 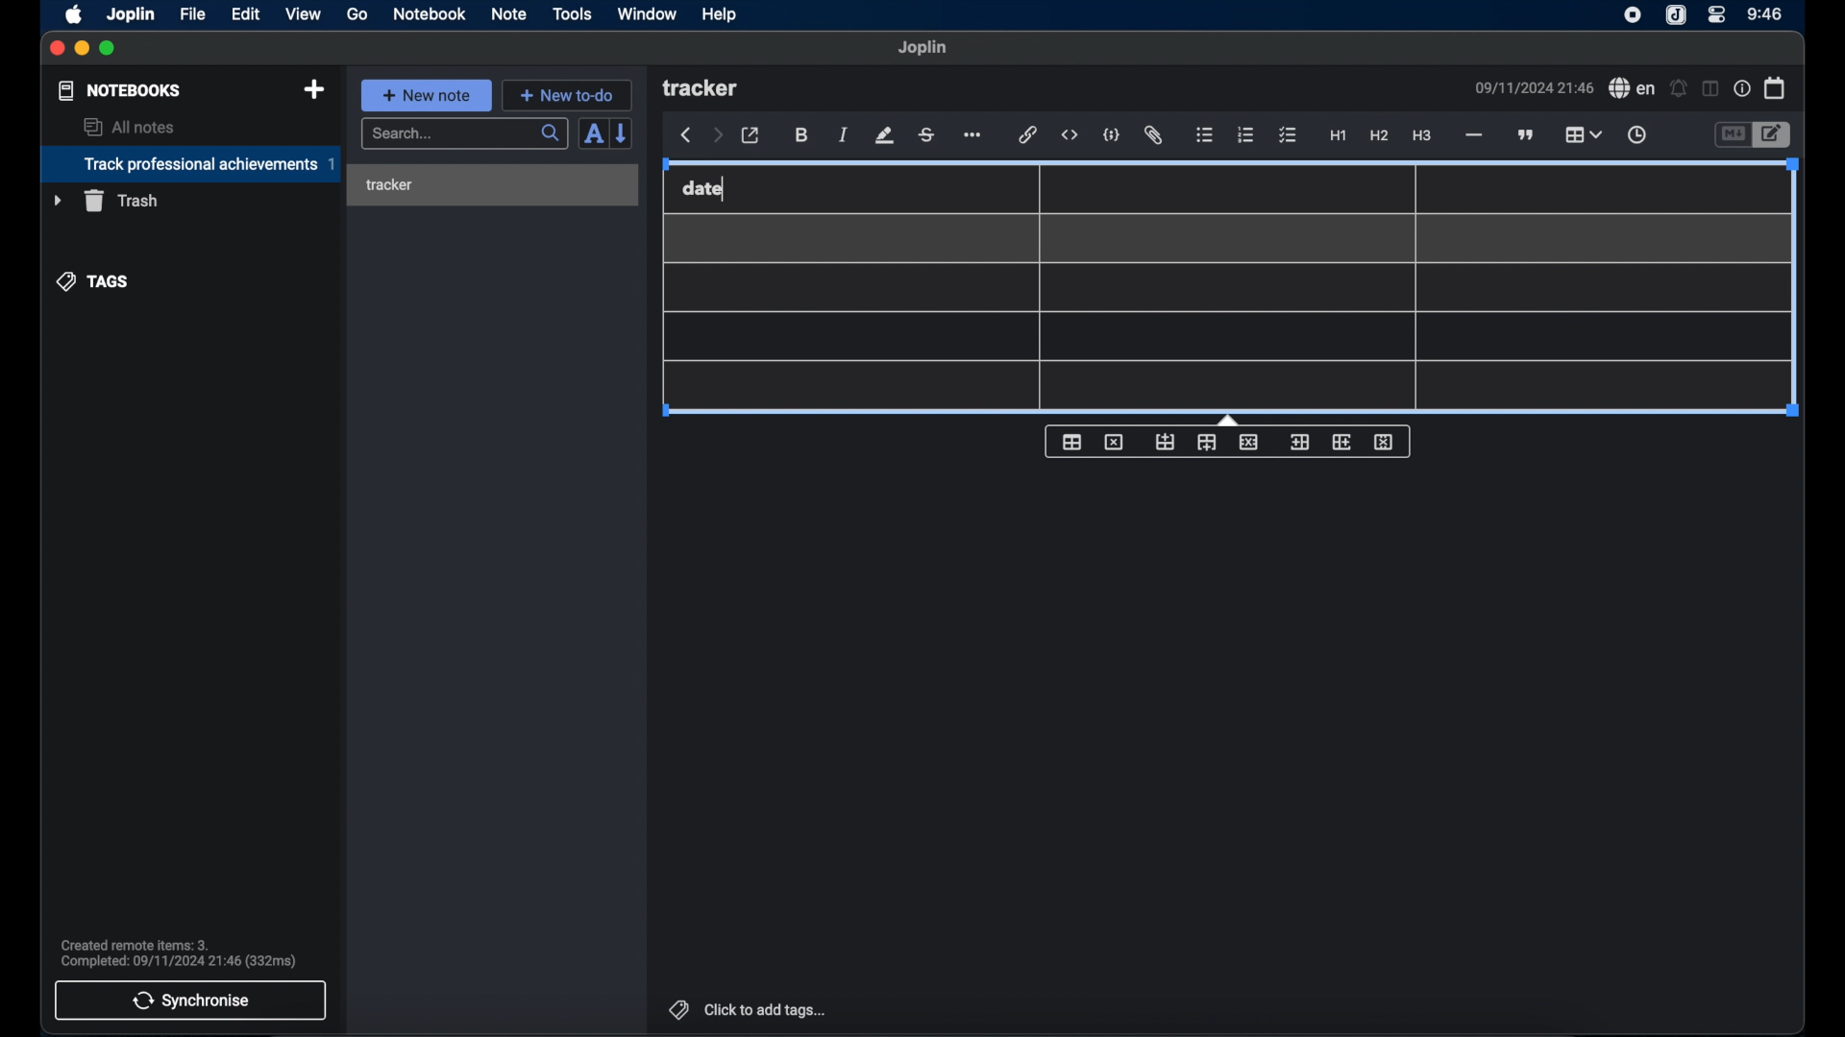 What do you see at coordinates (884, 135) in the screenshot?
I see `highlight` at bounding box center [884, 135].